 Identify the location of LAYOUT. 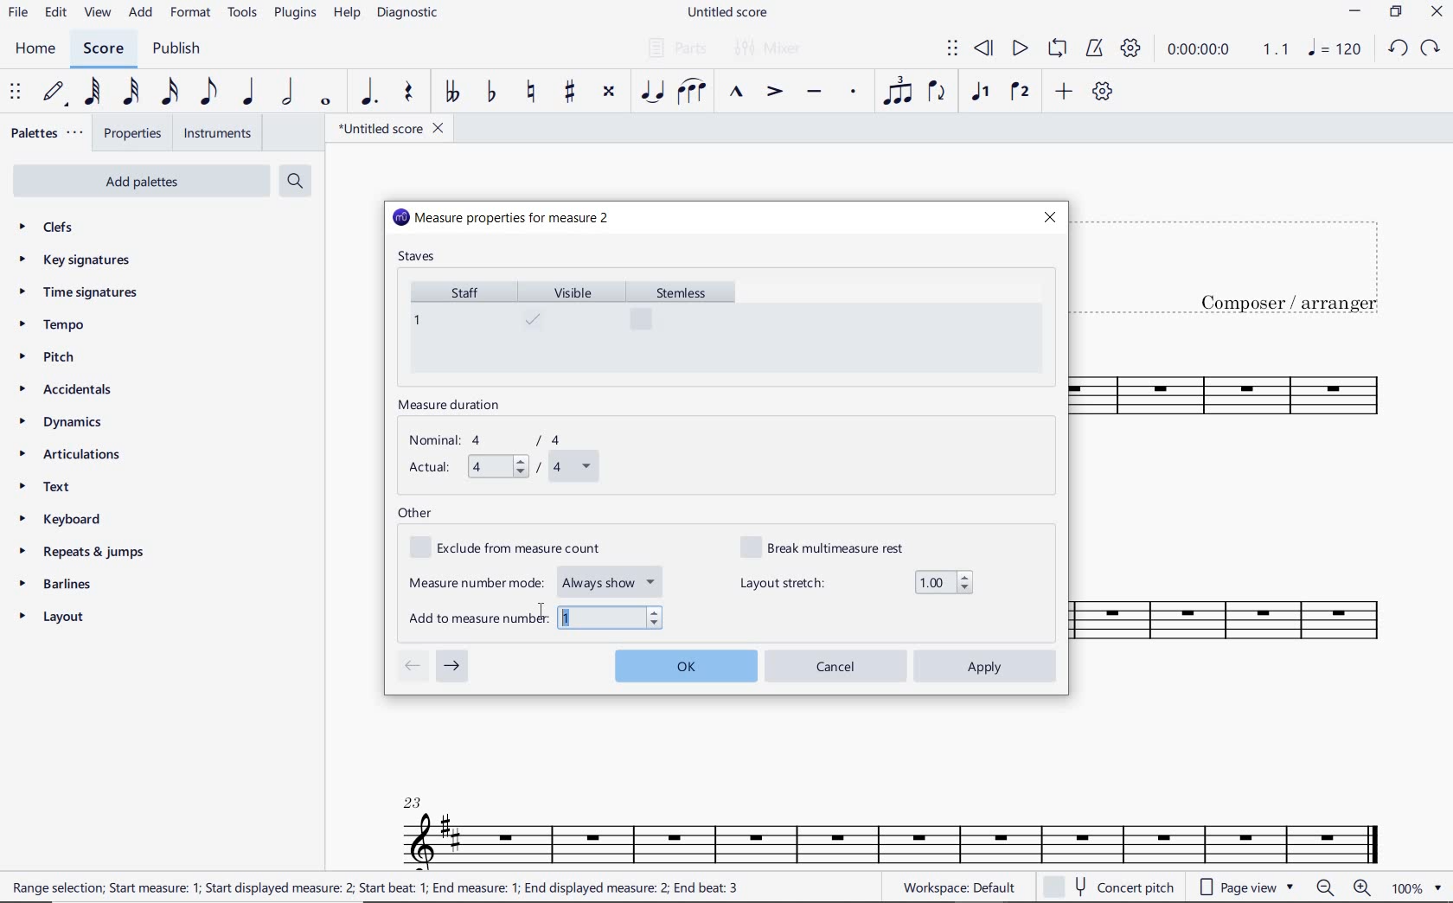
(55, 620).